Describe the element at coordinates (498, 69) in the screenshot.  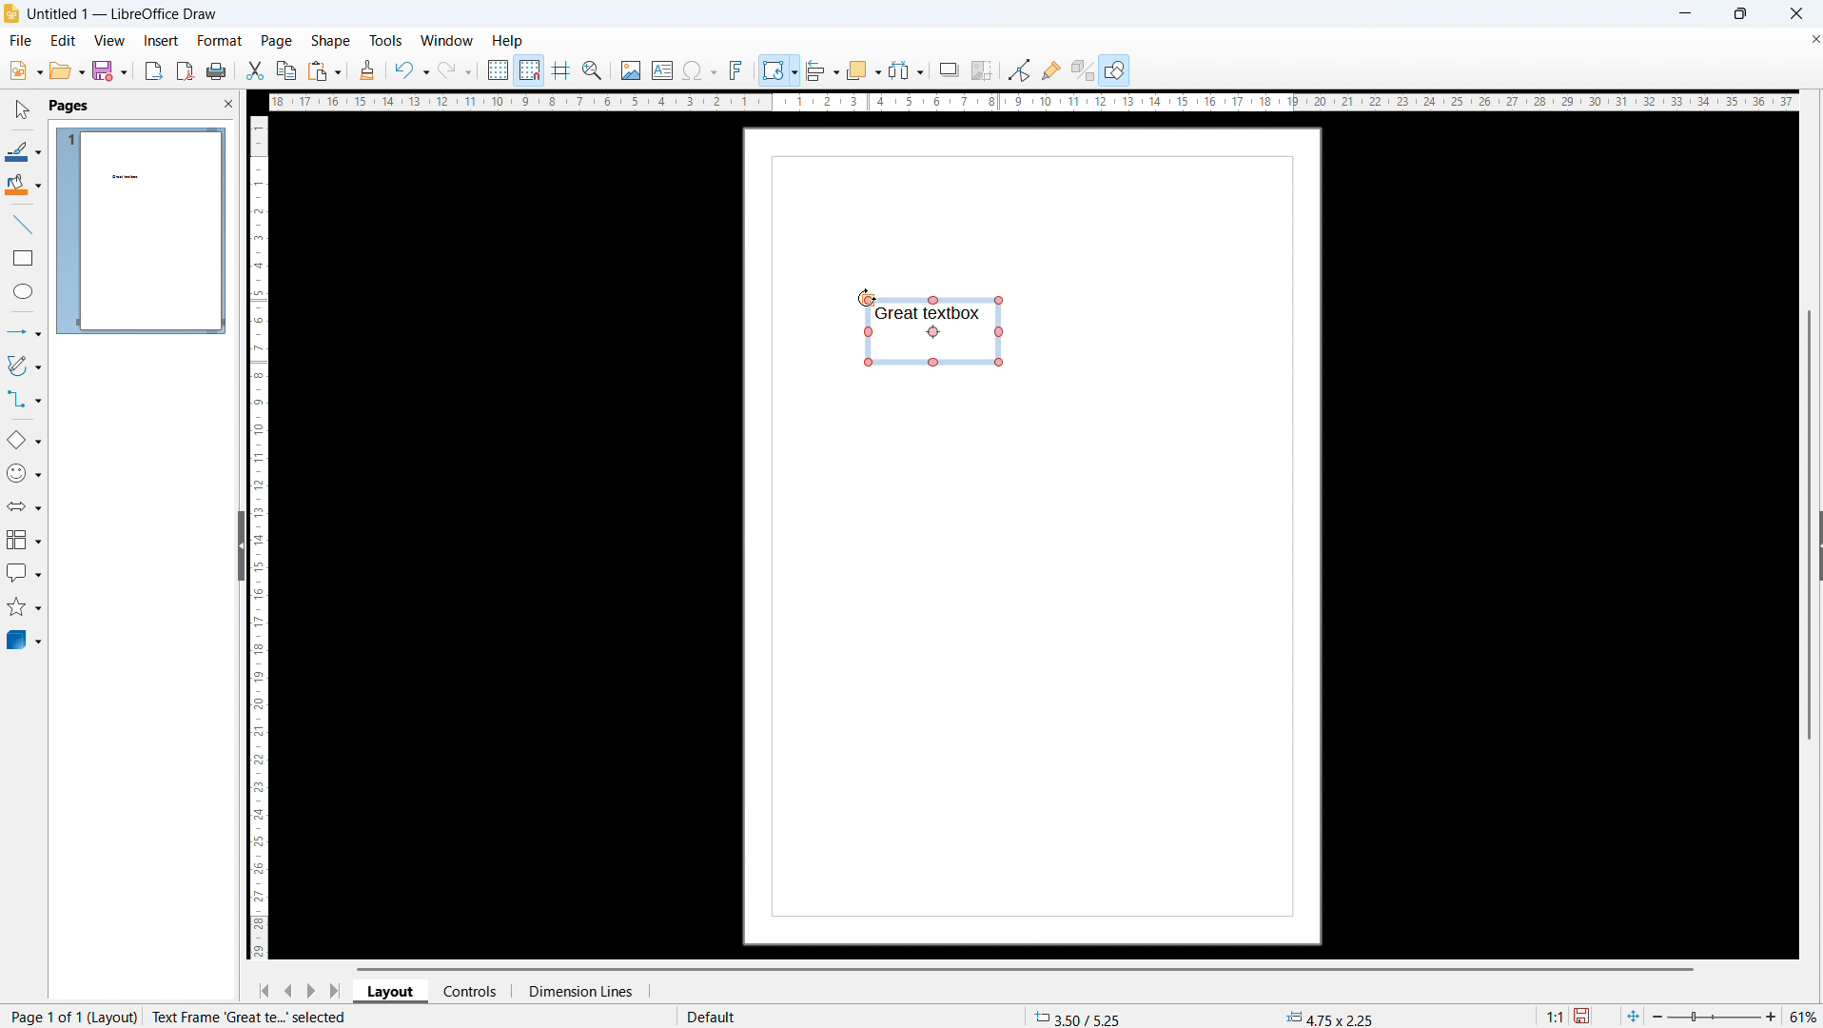
I see `show grid` at that location.